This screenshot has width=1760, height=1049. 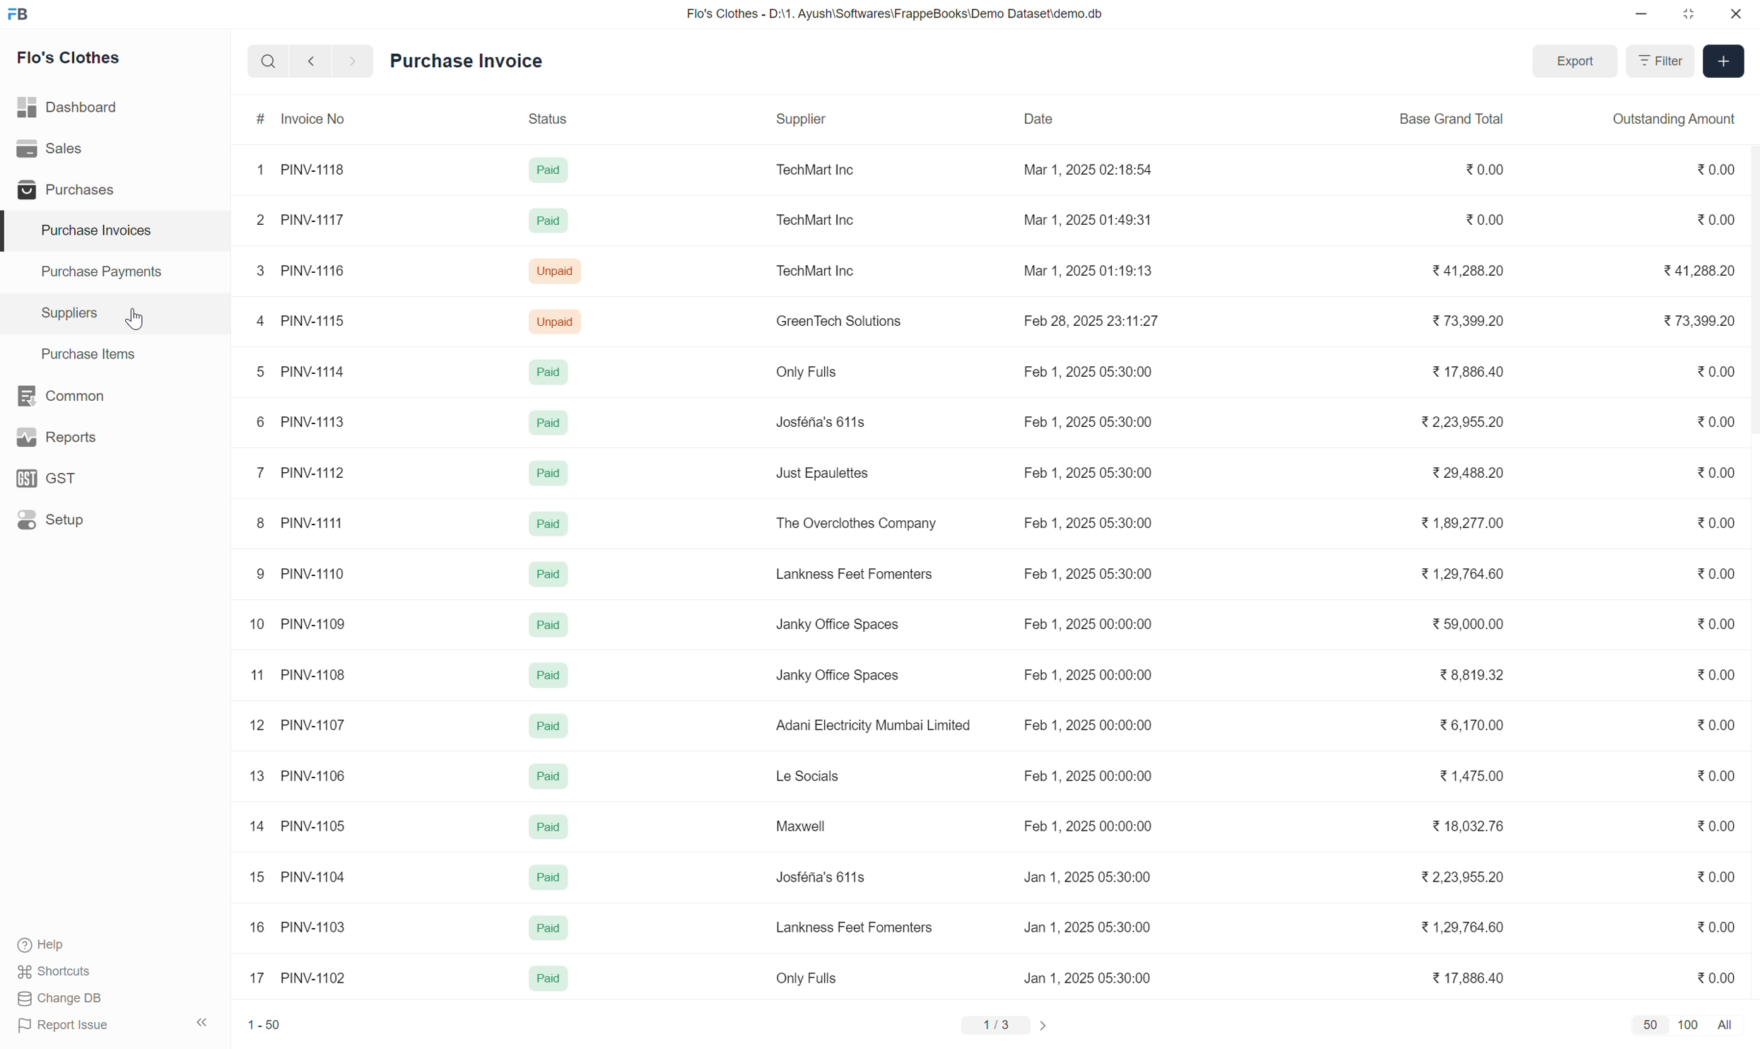 I want to click on Paid, so click(x=547, y=672).